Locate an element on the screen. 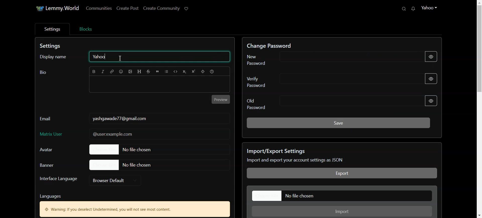 This screenshot has height=218, width=482. Text cursor is located at coordinates (126, 58).